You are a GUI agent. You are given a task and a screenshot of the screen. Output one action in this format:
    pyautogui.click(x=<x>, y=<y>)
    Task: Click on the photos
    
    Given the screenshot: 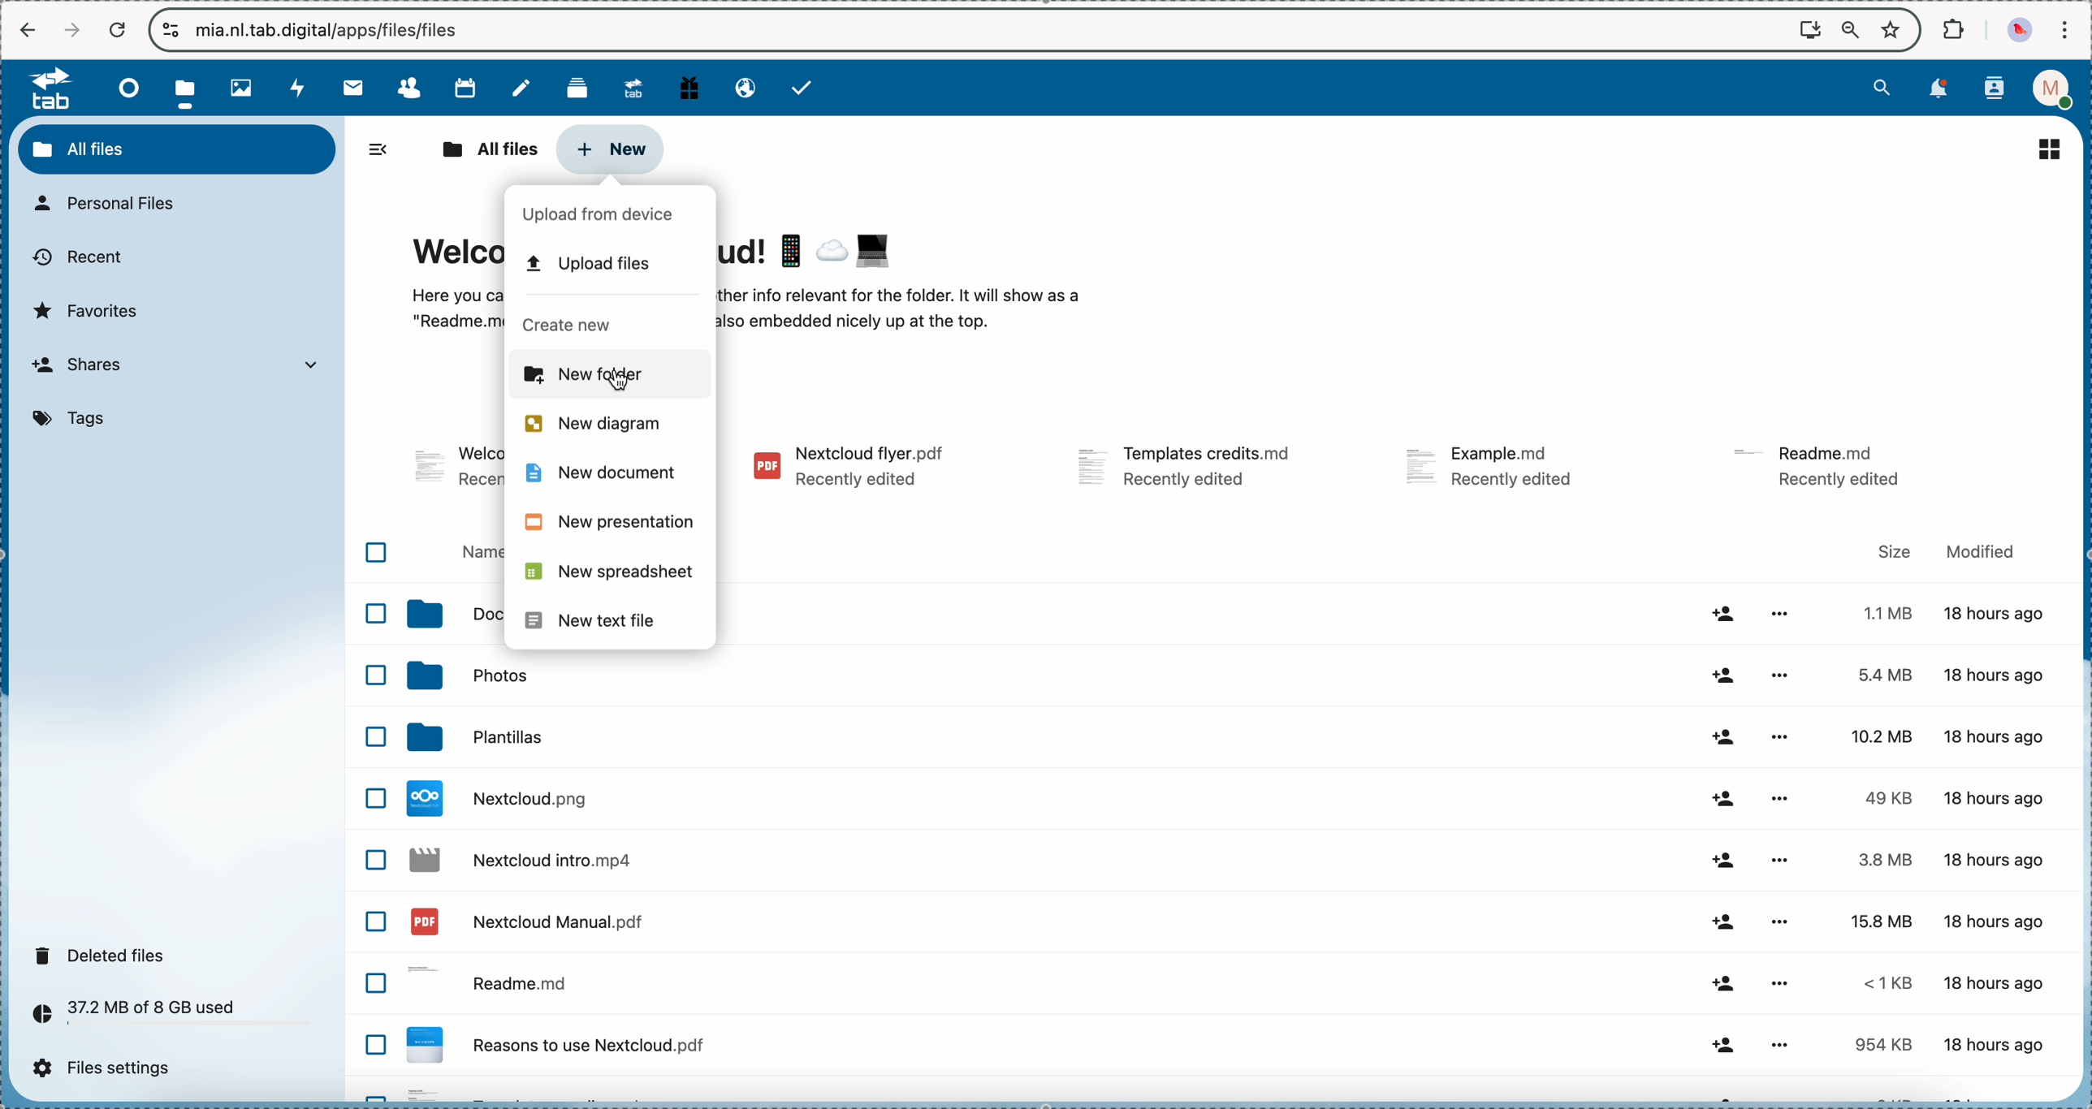 What is the action you would take?
    pyautogui.click(x=1041, y=675)
    